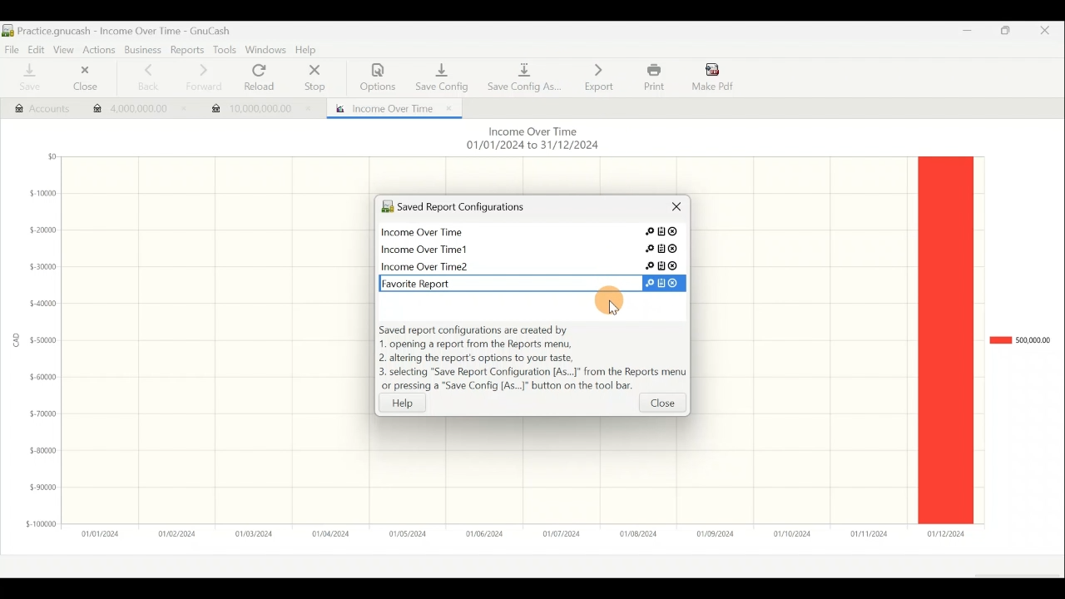  What do you see at coordinates (143, 51) in the screenshot?
I see `Business` at bounding box center [143, 51].